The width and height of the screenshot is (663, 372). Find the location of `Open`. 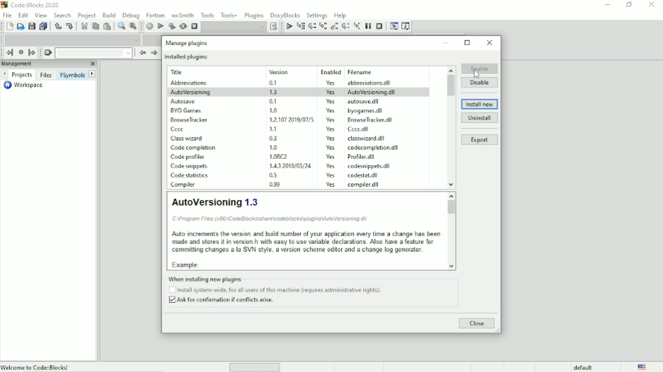

Open is located at coordinates (20, 27).